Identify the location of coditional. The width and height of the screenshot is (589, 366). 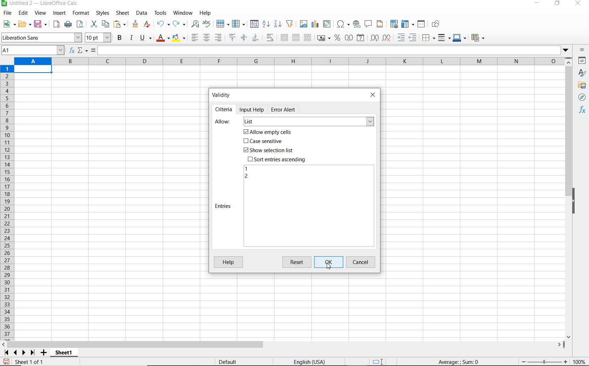
(477, 38).